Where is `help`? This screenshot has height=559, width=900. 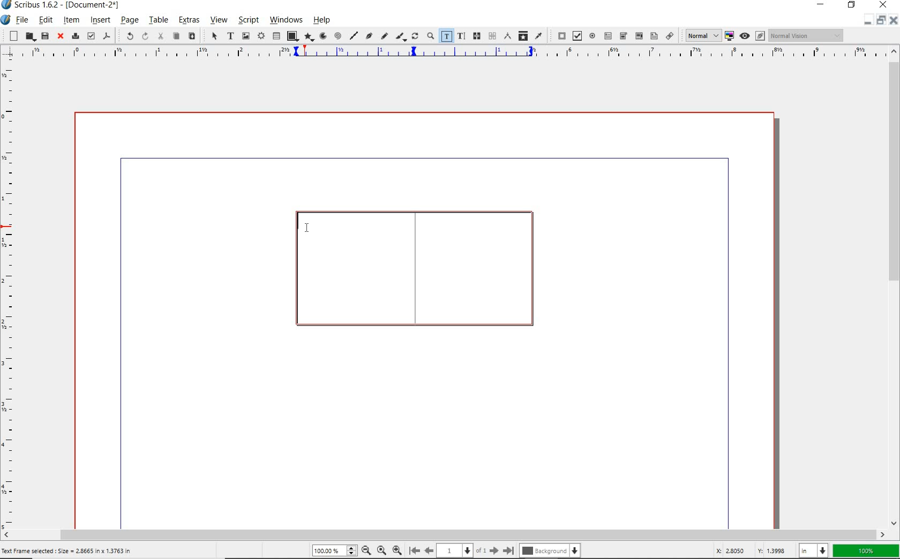 help is located at coordinates (321, 20).